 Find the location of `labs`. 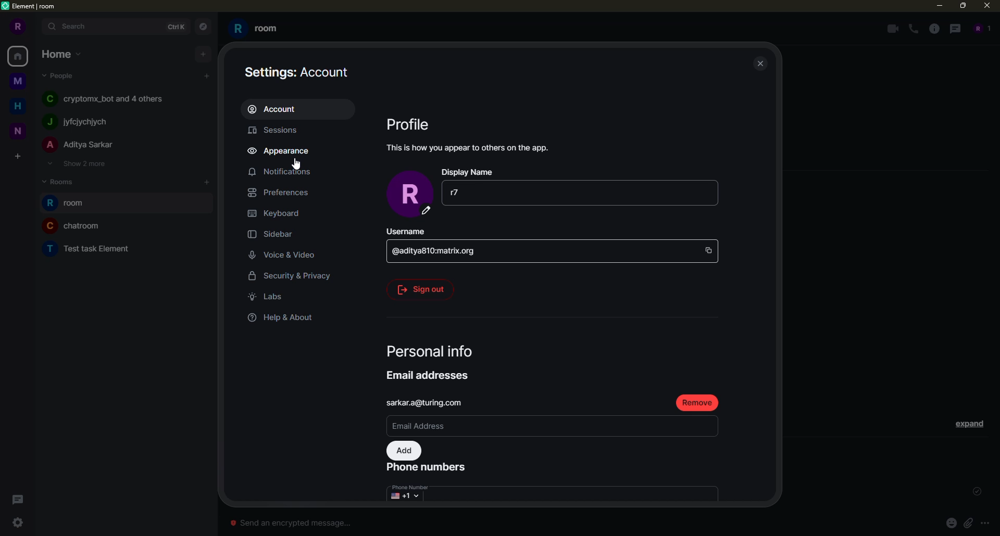

labs is located at coordinates (269, 297).